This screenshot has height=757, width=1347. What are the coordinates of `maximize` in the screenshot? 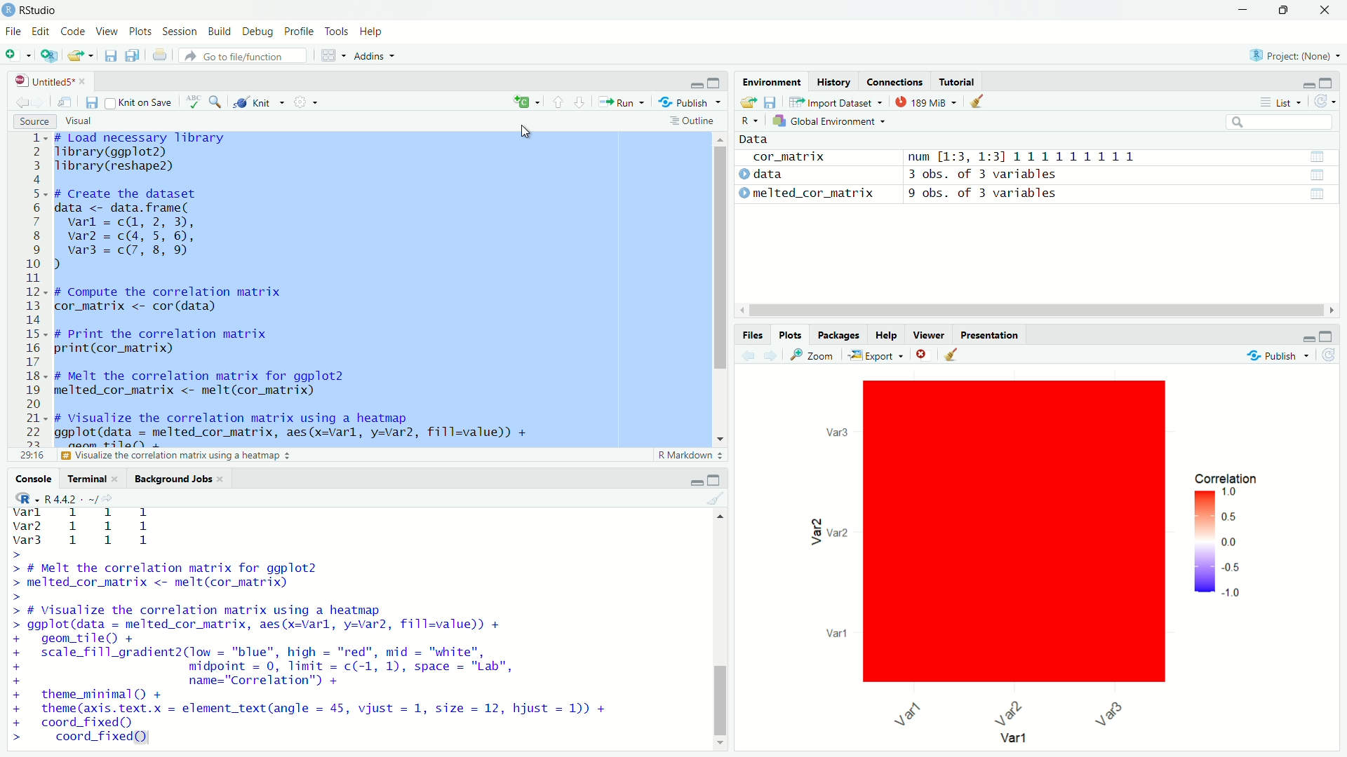 It's located at (716, 480).